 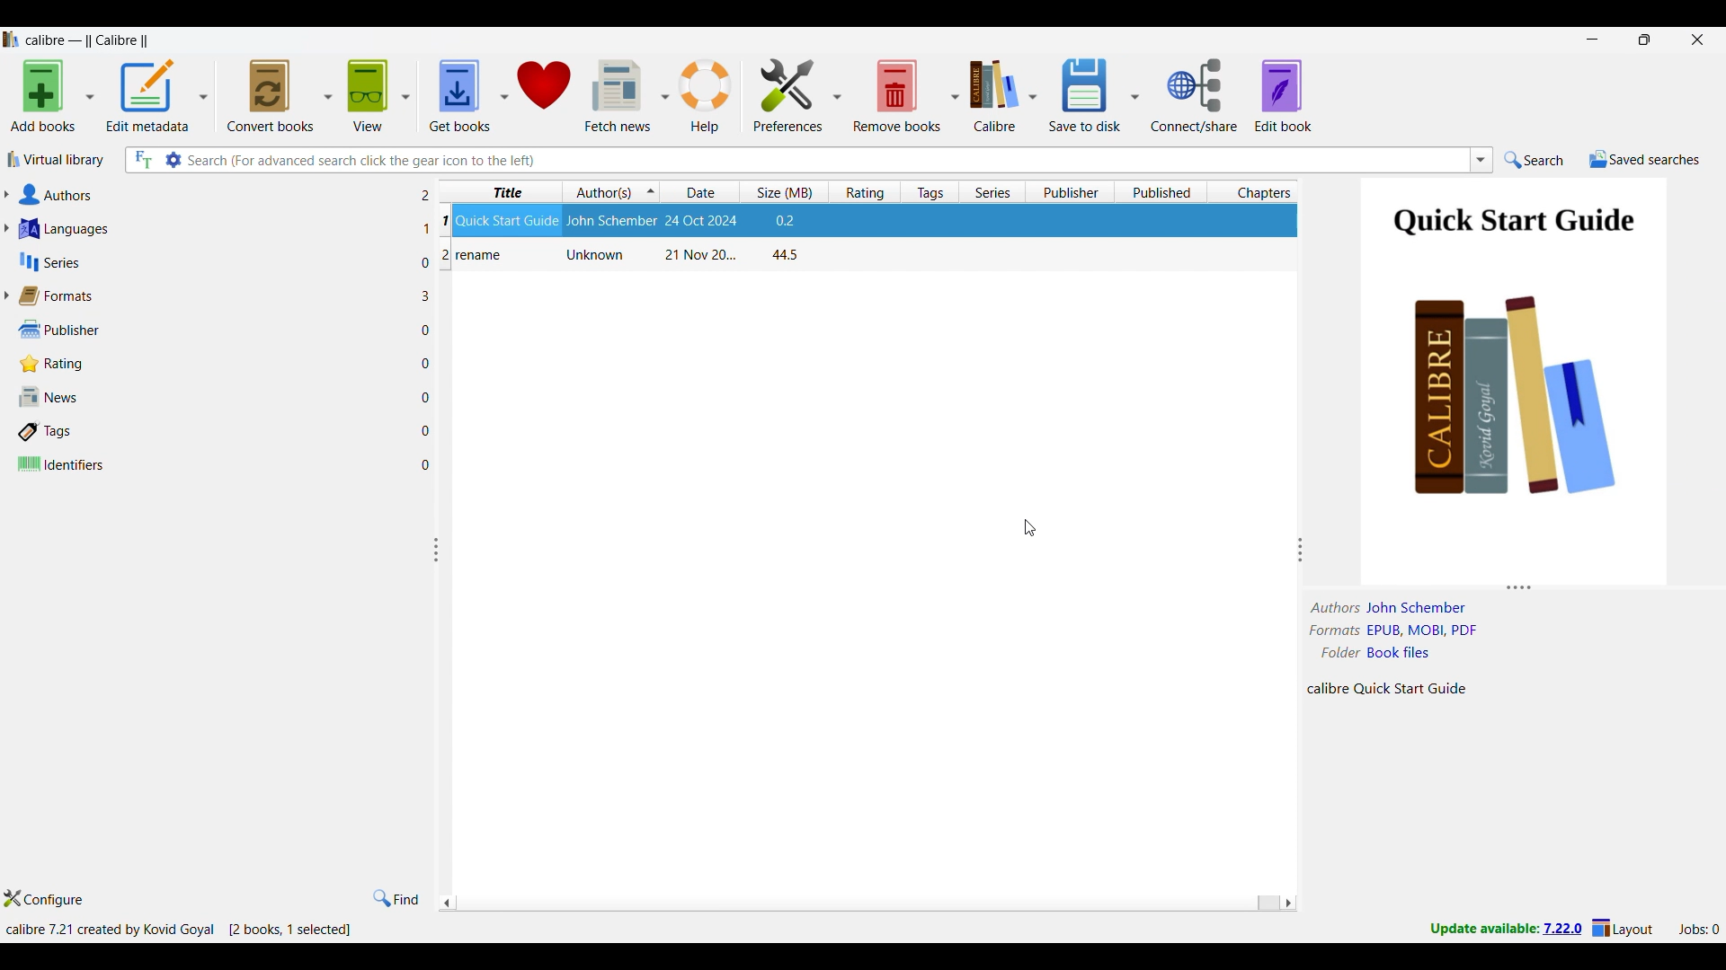 What do you see at coordinates (214, 194) in the screenshot?
I see `Authors` at bounding box center [214, 194].